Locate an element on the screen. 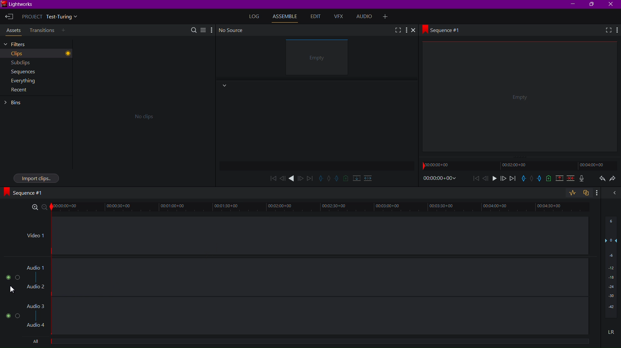 This screenshot has width=621, height=348. Import clips is located at coordinates (36, 178).